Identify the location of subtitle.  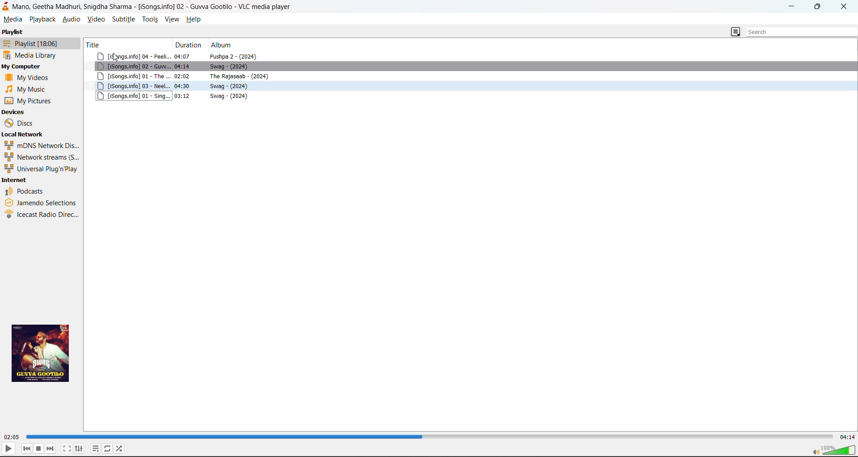
(122, 19).